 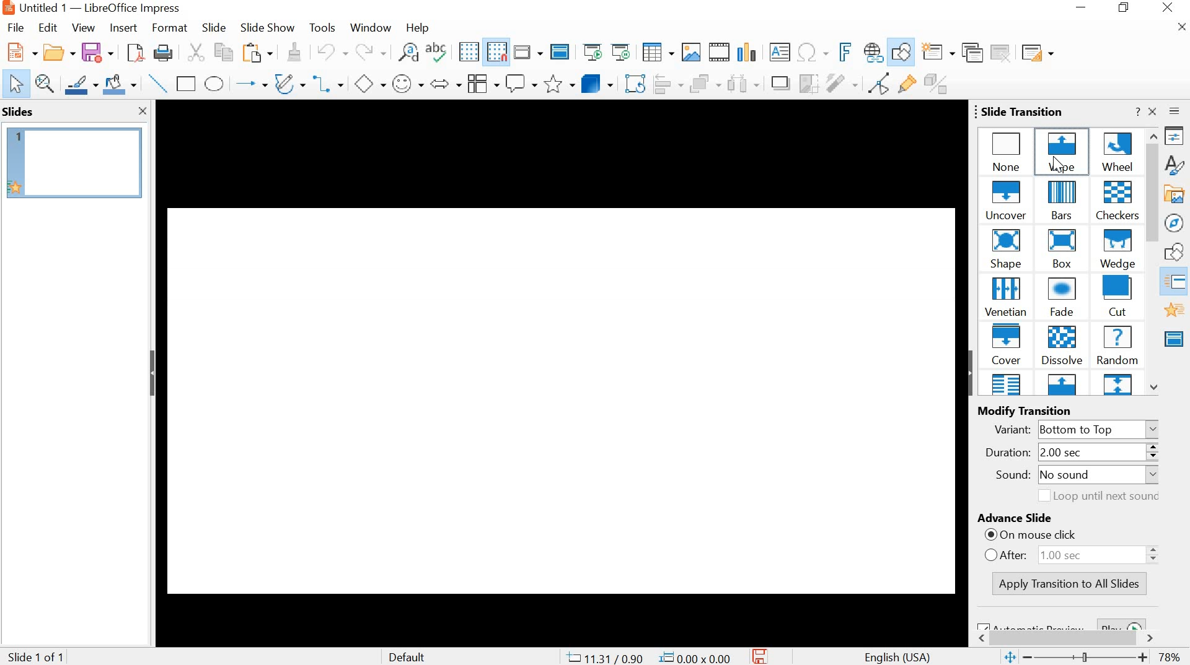 I want to click on wipe transition added, so click(x=561, y=370).